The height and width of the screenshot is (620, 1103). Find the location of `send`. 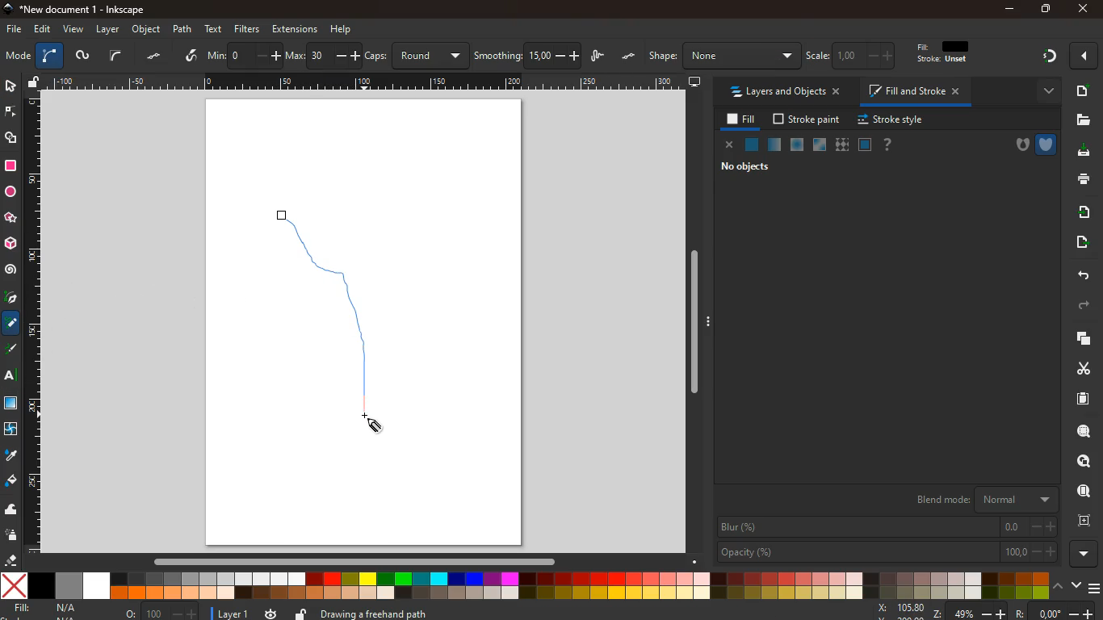

send is located at coordinates (1084, 244).